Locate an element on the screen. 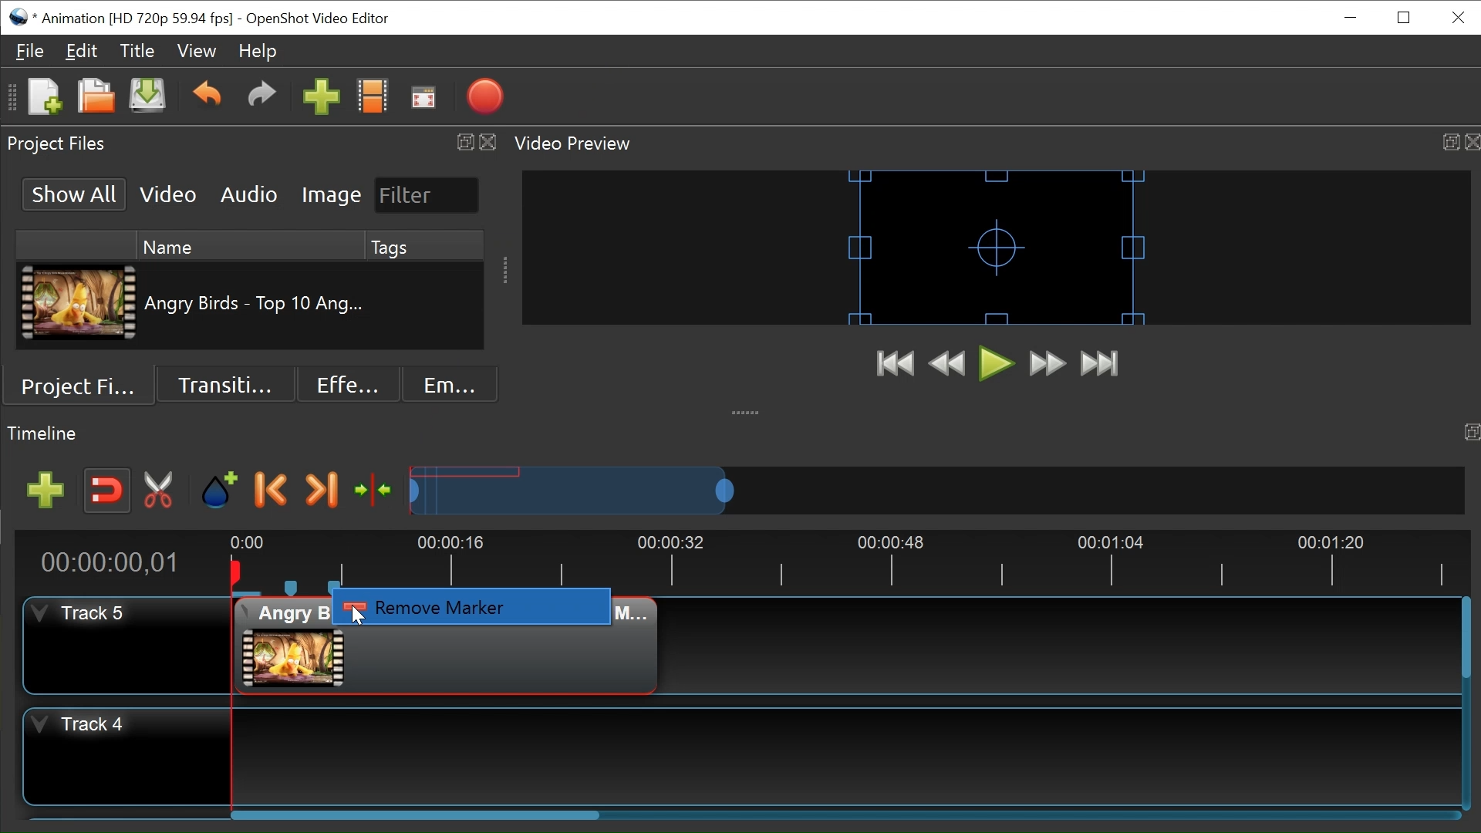 This screenshot has height=833, width=1481. Jump to End is located at coordinates (1100, 363).